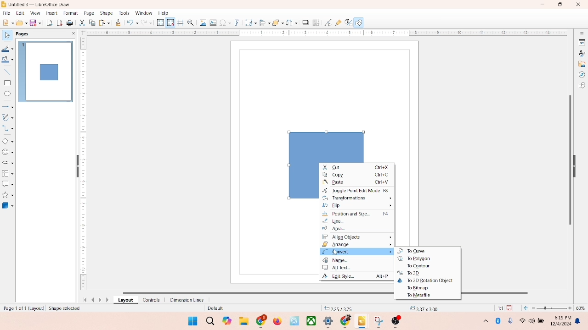  I want to click on cursor, so click(337, 253).